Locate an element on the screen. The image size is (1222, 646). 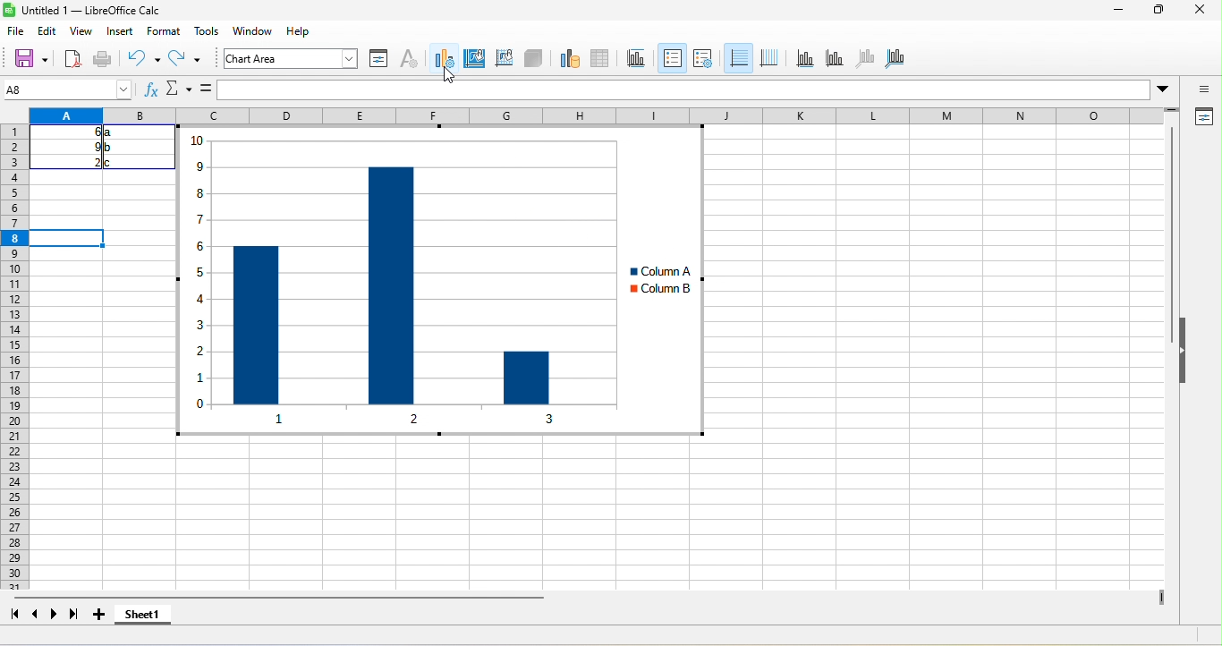
name box is located at coordinates (178, 90).